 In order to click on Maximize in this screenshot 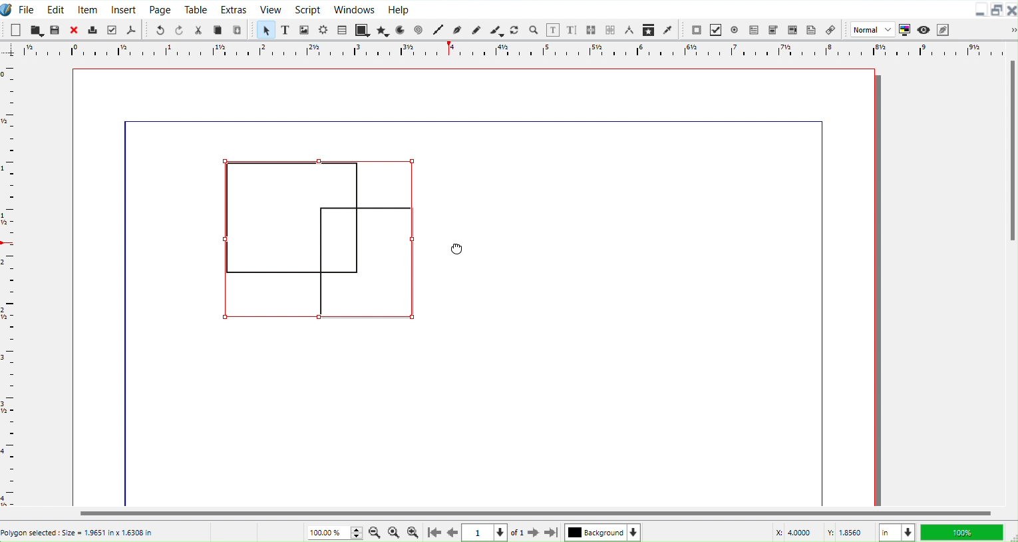, I will do `click(997, 10)`.